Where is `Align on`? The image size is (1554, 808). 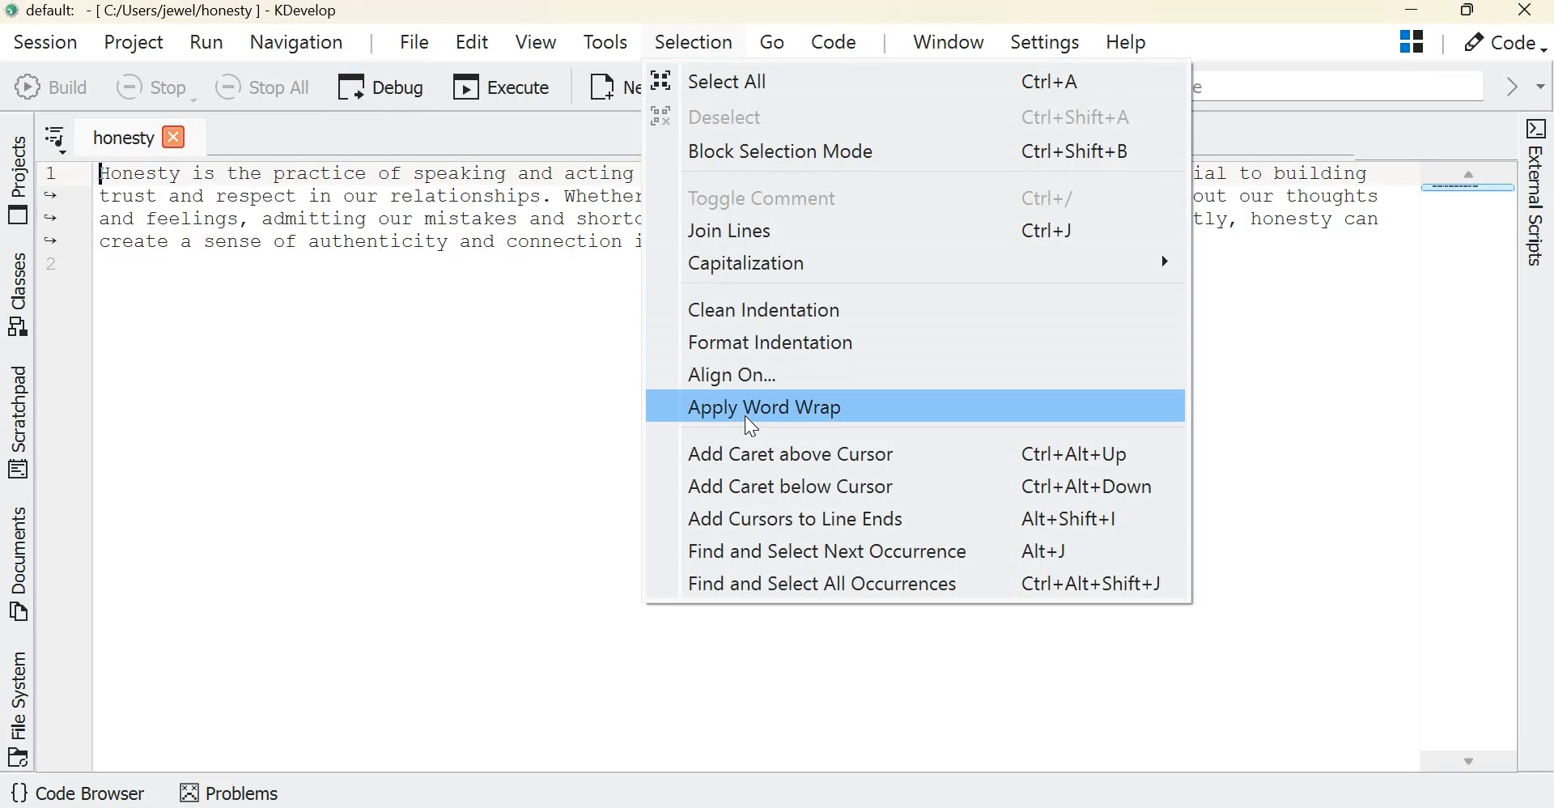
Align on is located at coordinates (736, 376).